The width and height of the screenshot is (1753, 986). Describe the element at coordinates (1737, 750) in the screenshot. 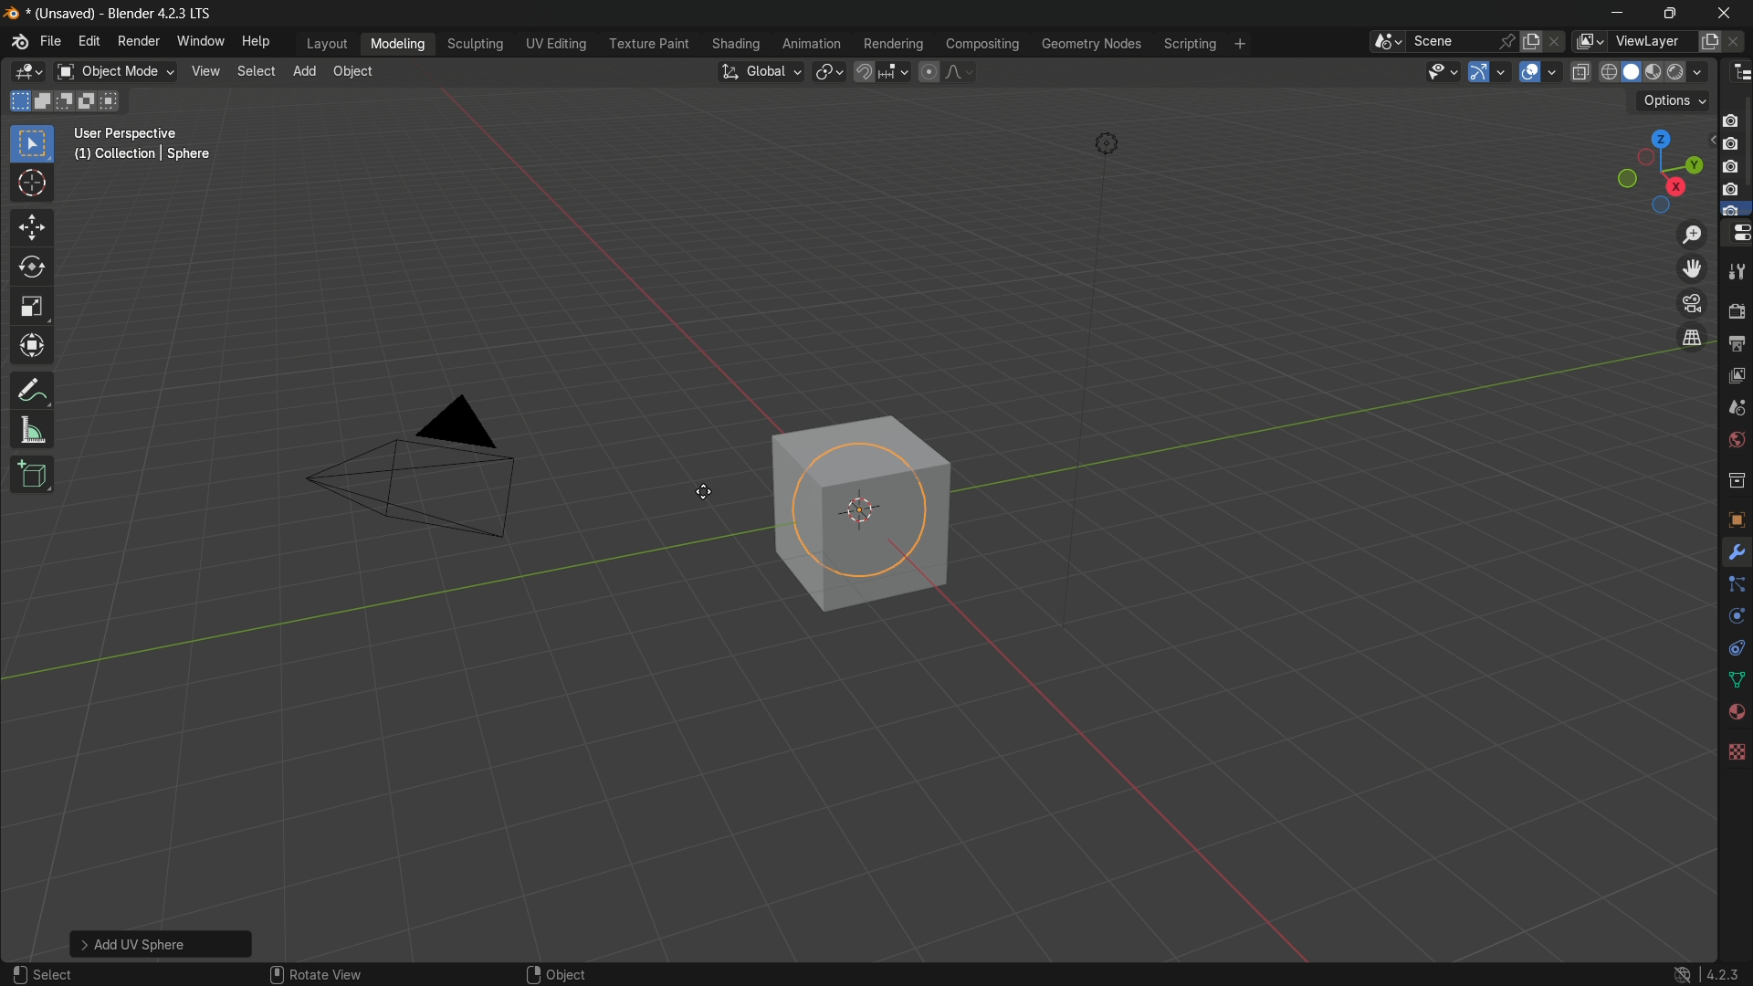

I see `Texture Properties` at that location.